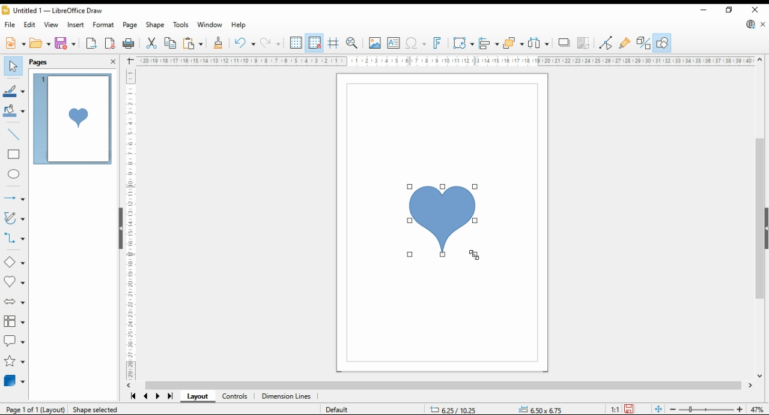  Describe the element at coordinates (14, 261) in the screenshot. I see `basic shapes` at that location.